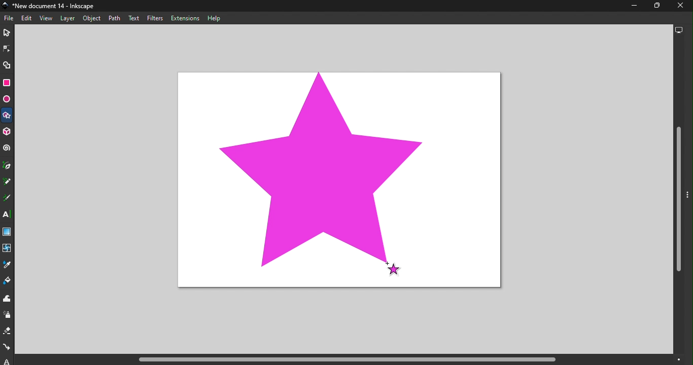 This screenshot has width=693, height=365. What do you see at coordinates (7, 117) in the screenshot?
I see `Star/Polygon` at bounding box center [7, 117].